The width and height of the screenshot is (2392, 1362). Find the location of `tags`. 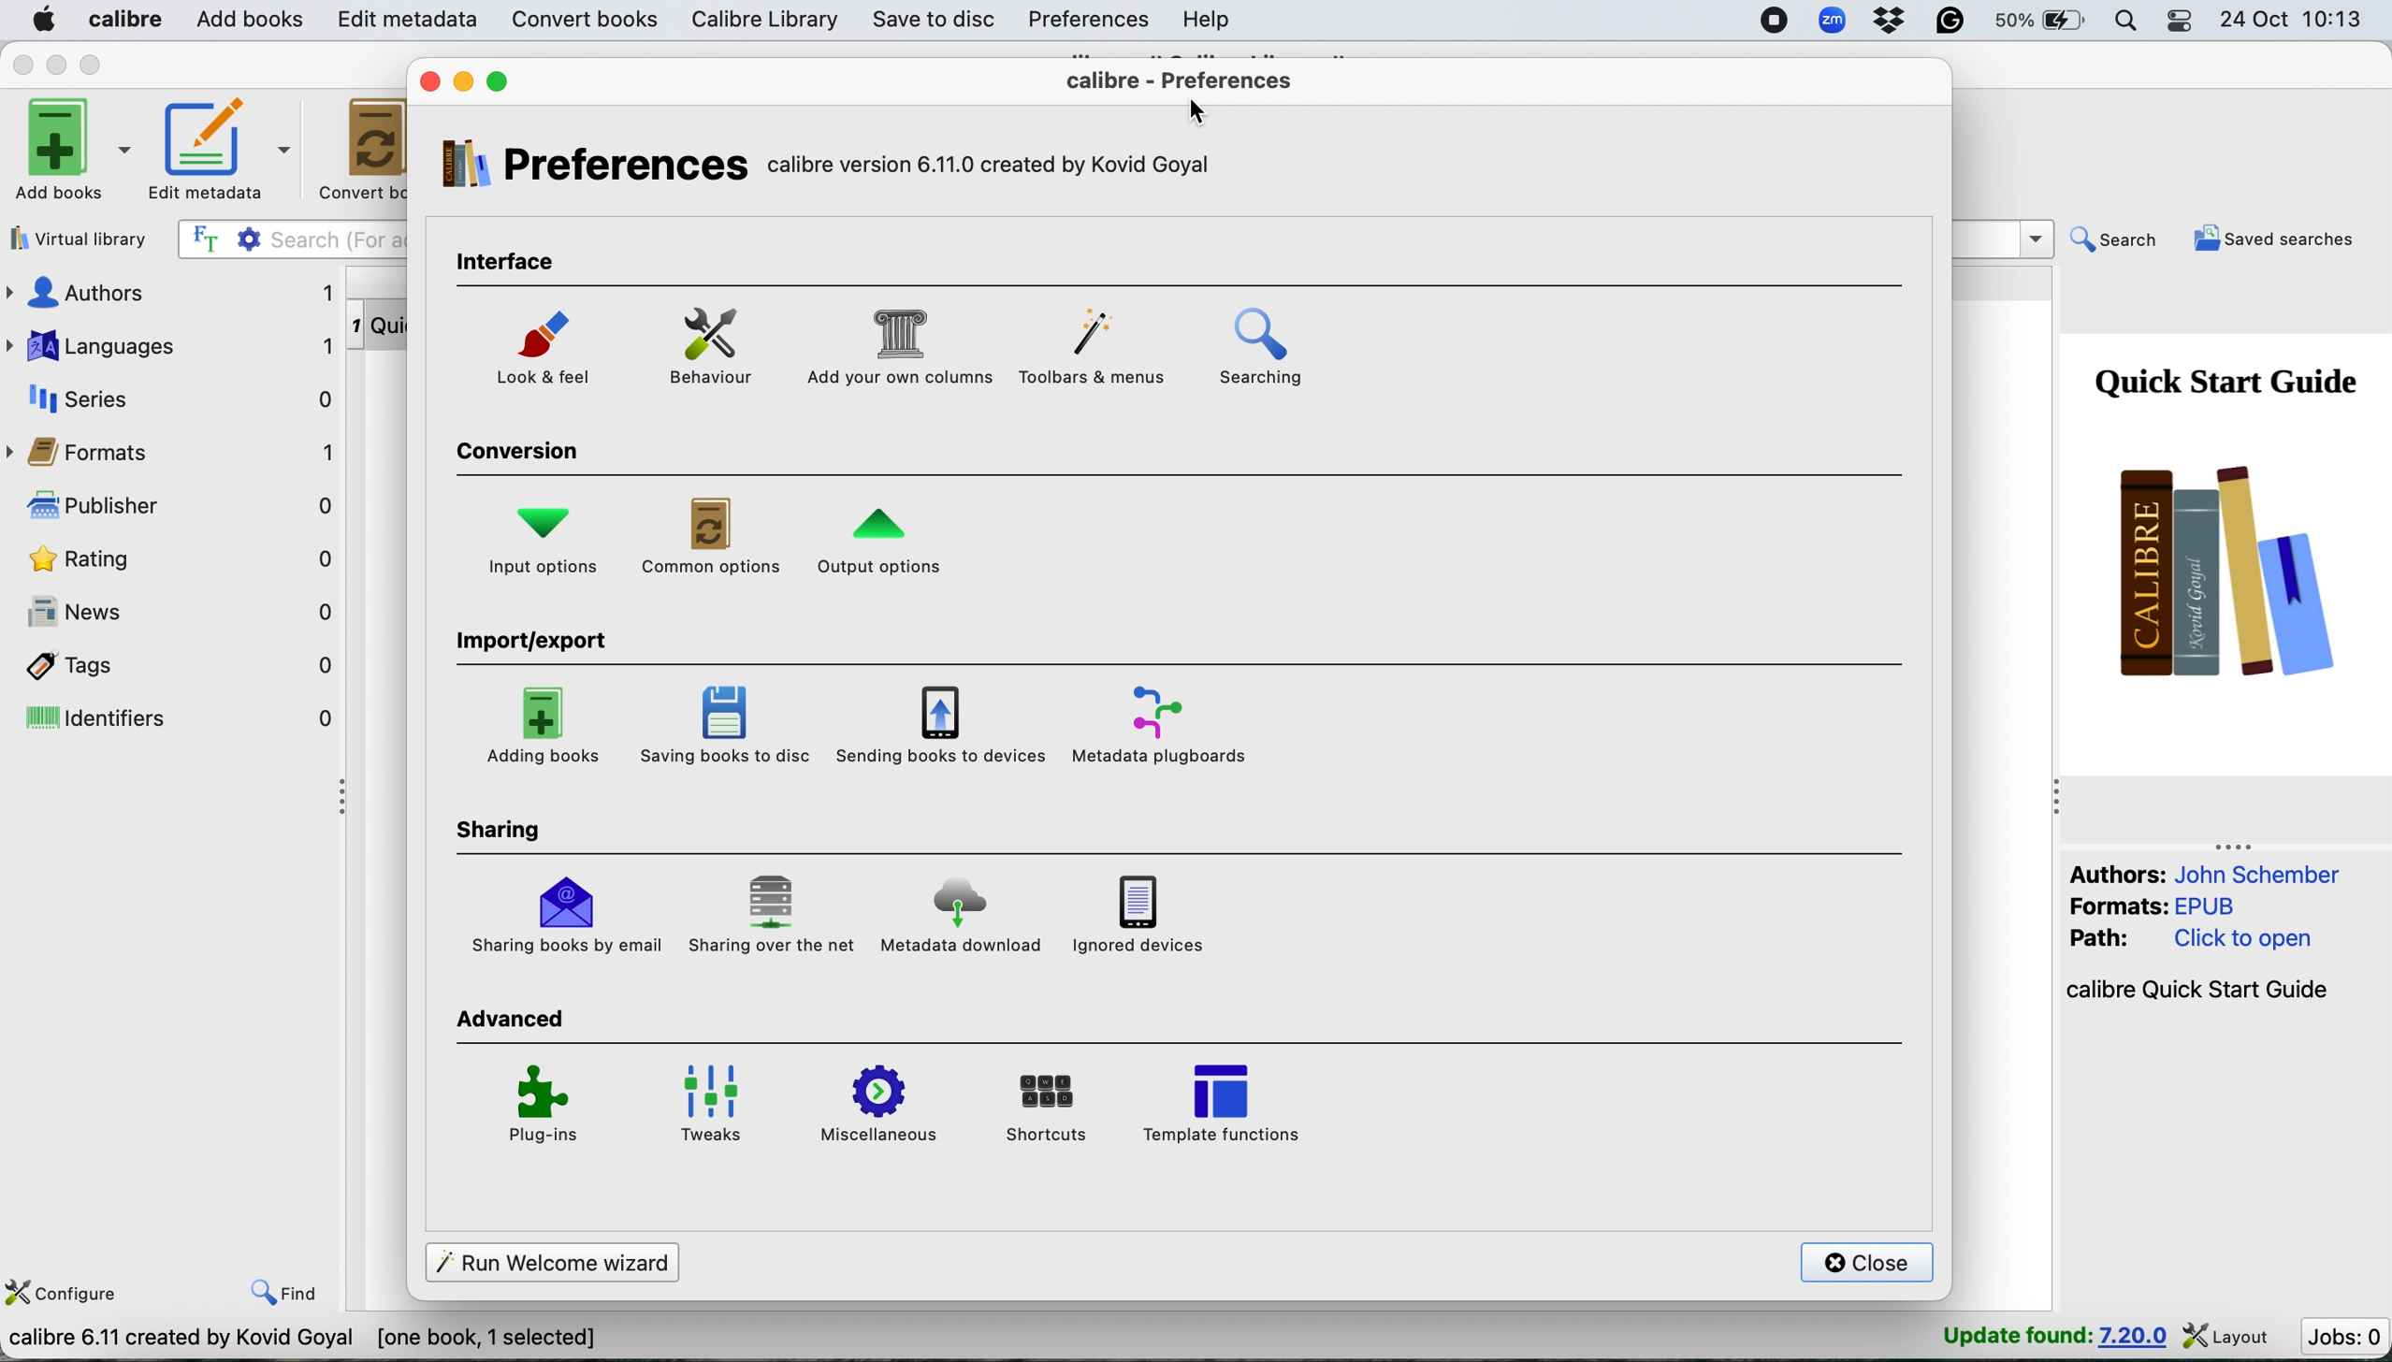

tags is located at coordinates (183, 665).